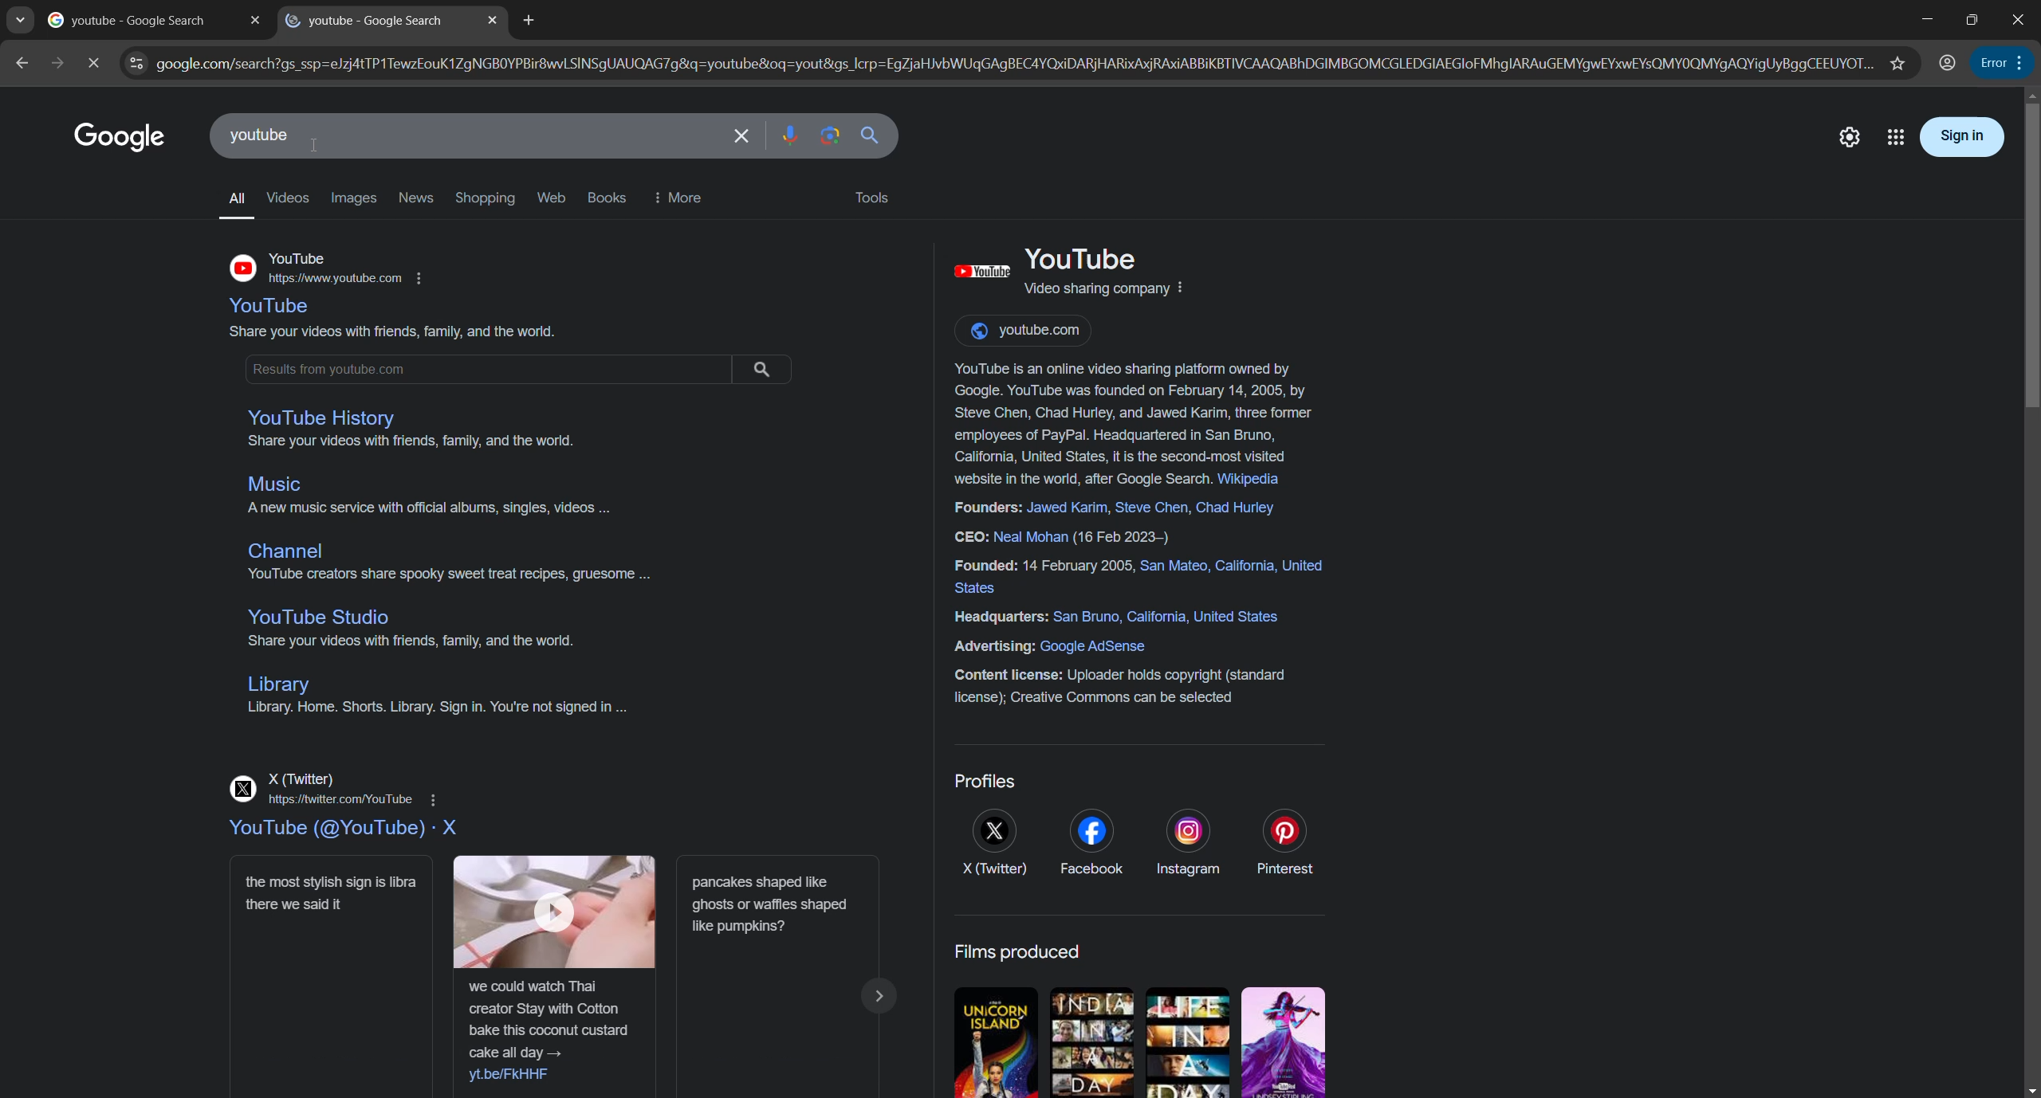 The image size is (2041, 1098). I want to click on Youtube creators share spooky seet treat recipes ,gruesome, so click(462, 576).